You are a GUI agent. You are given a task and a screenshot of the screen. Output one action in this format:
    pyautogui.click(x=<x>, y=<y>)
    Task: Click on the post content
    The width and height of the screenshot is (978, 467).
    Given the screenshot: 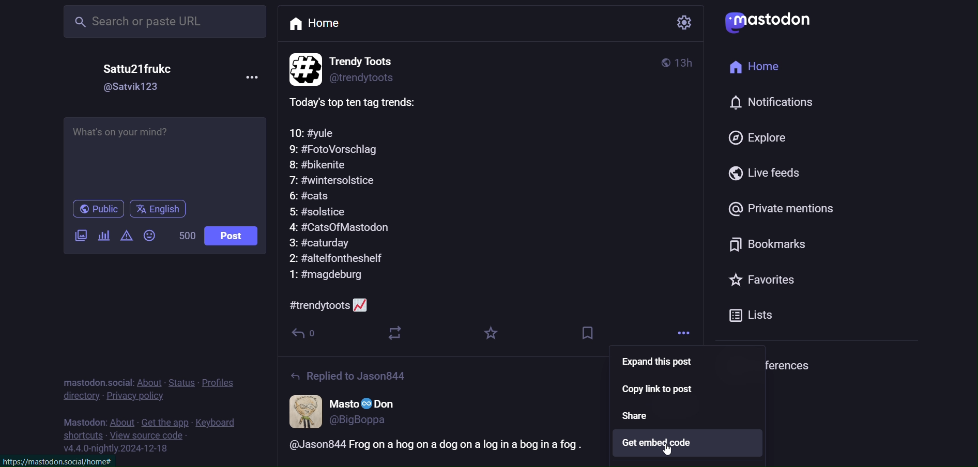 What is the action you would take?
    pyautogui.click(x=357, y=203)
    